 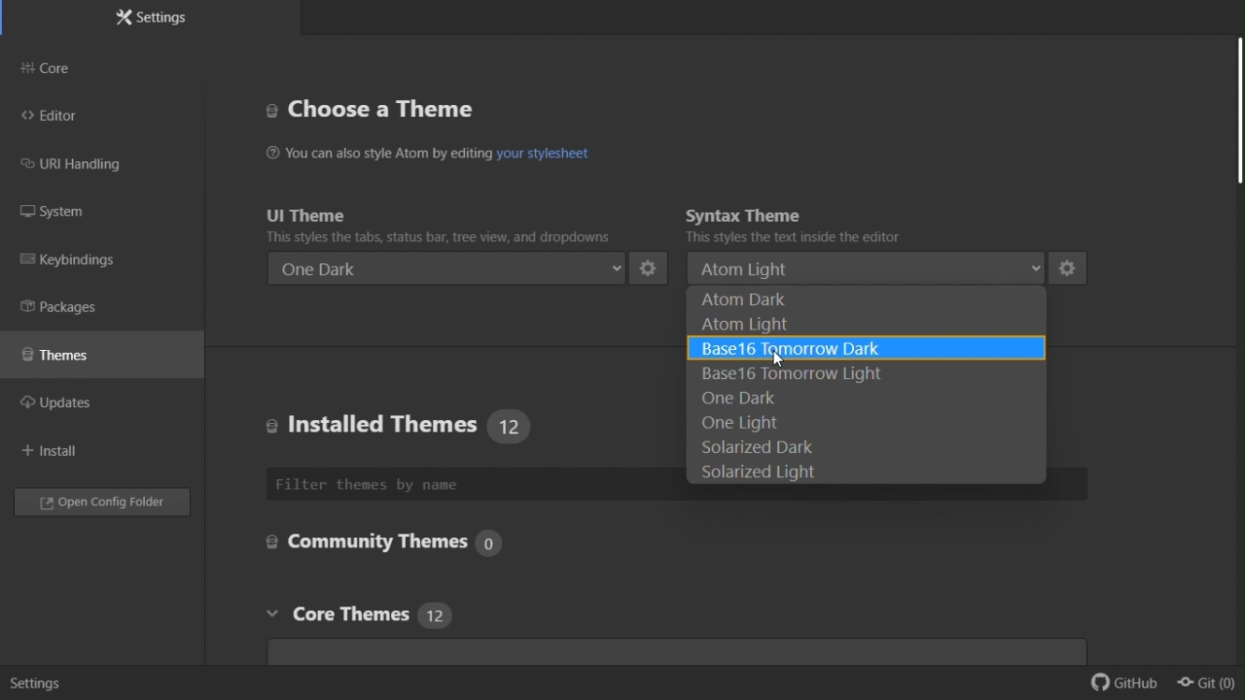 What do you see at coordinates (416, 422) in the screenshot?
I see `Installed themes` at bounding box center [416, 422].